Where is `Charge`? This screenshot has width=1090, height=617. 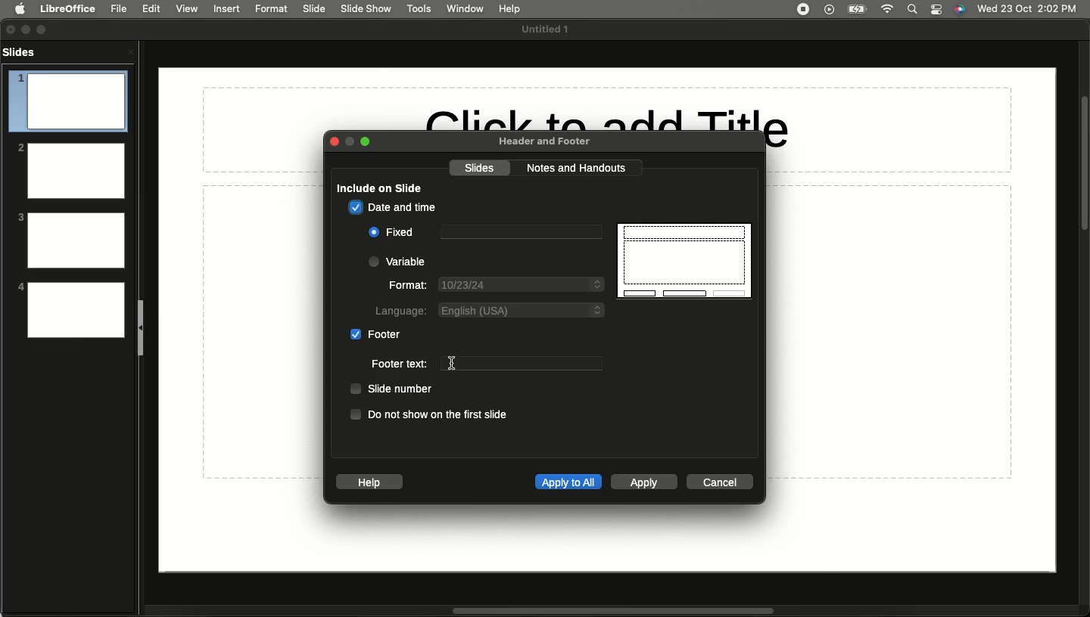
Charge is located at coordinates (857, 9).